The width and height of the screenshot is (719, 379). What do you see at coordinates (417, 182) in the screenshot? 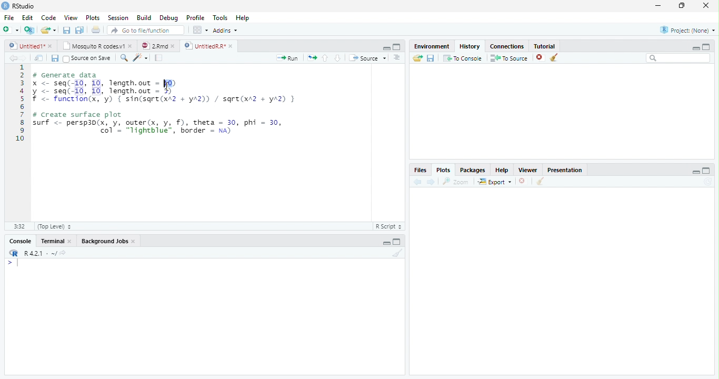
I see `Previous plot` at bounding box center [417, 182].